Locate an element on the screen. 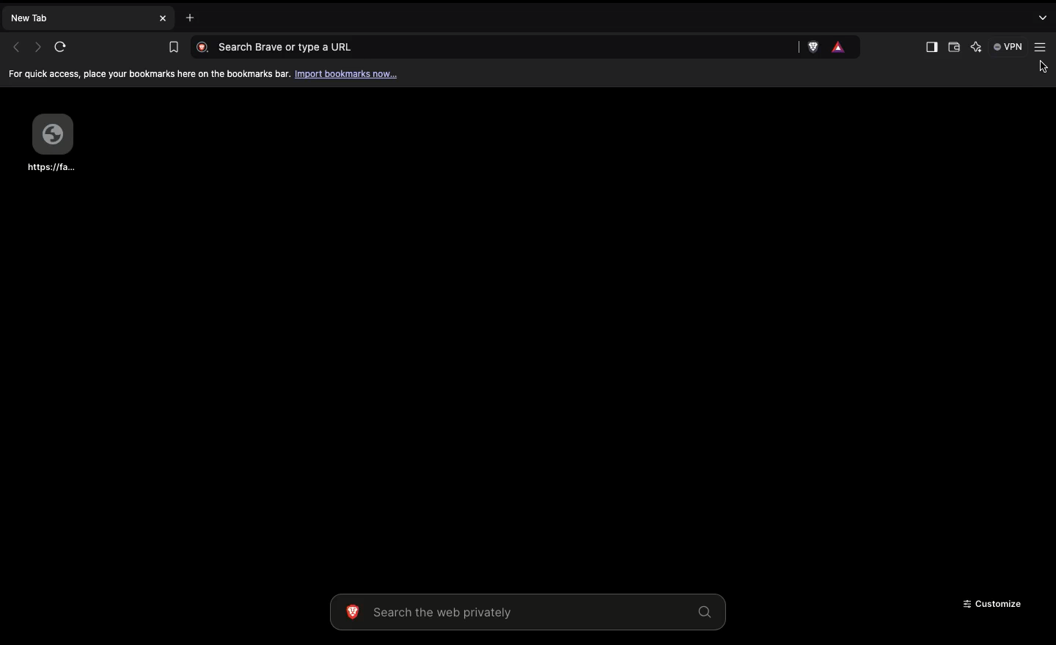  Previous page is located at coordinates (14, 46).